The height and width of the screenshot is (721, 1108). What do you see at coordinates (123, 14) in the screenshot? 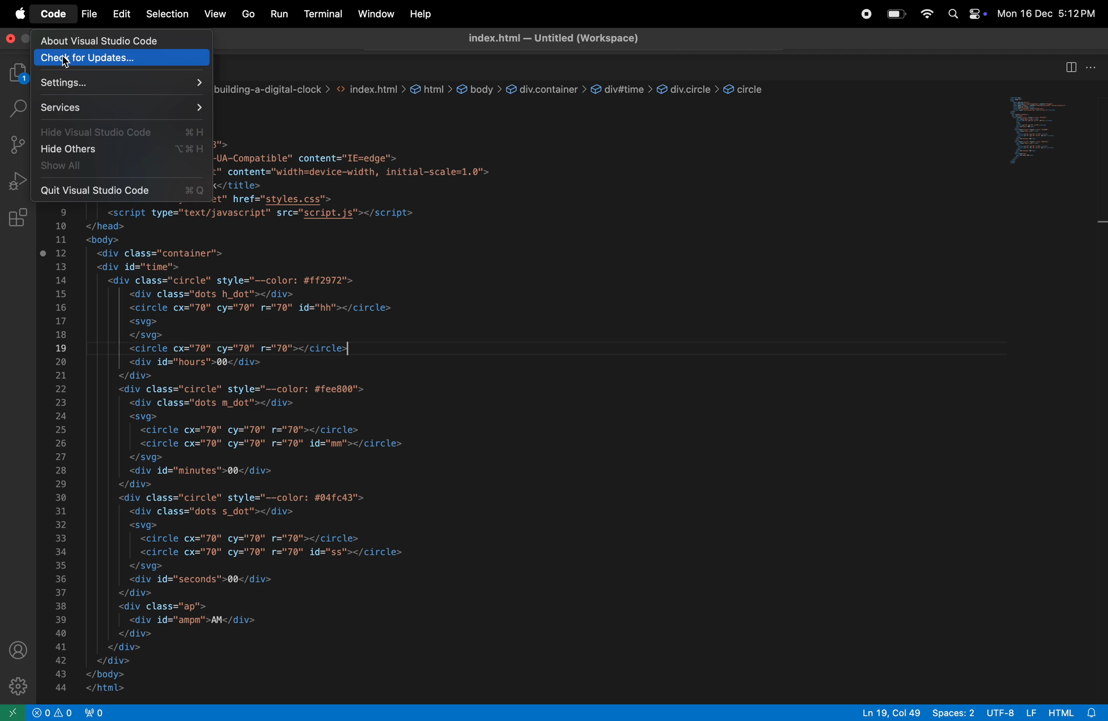
I see `Edit` at bounding box center [123, 14].